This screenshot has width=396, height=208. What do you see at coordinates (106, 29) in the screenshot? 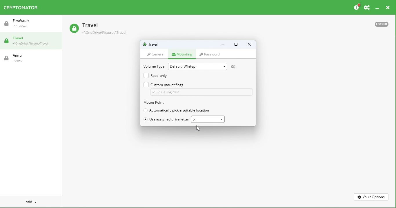
I see `Travel Vault` at bounding box center [106, 29].